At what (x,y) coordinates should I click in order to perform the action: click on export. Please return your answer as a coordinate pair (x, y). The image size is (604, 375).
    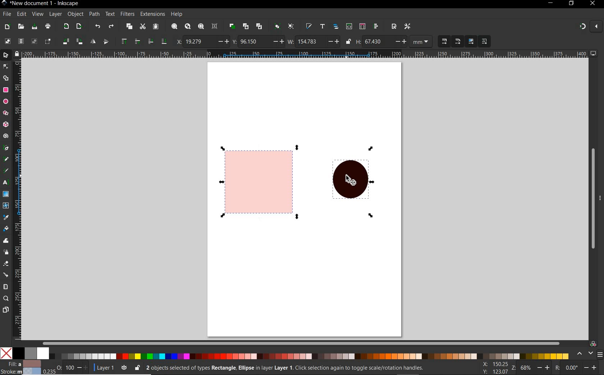
    Looking at the image, I should click on (66, 26).